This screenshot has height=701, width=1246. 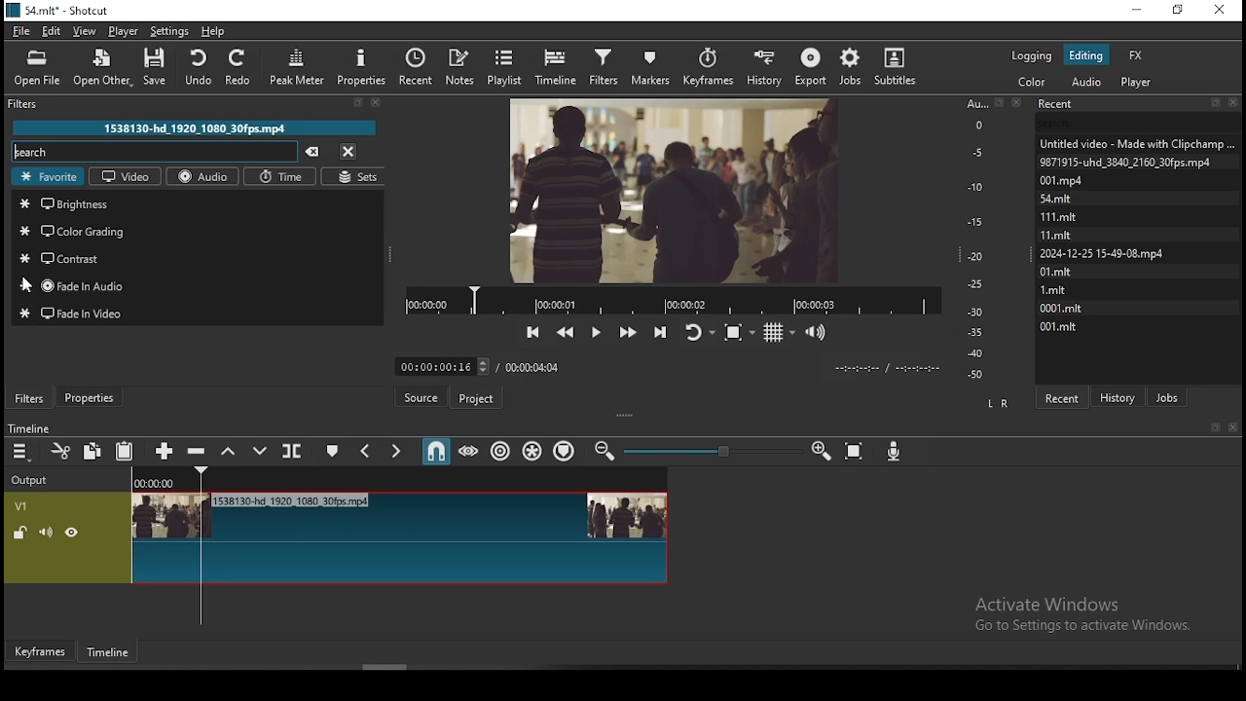 I want to click on 01.mit, so click(x=1057, y=271).